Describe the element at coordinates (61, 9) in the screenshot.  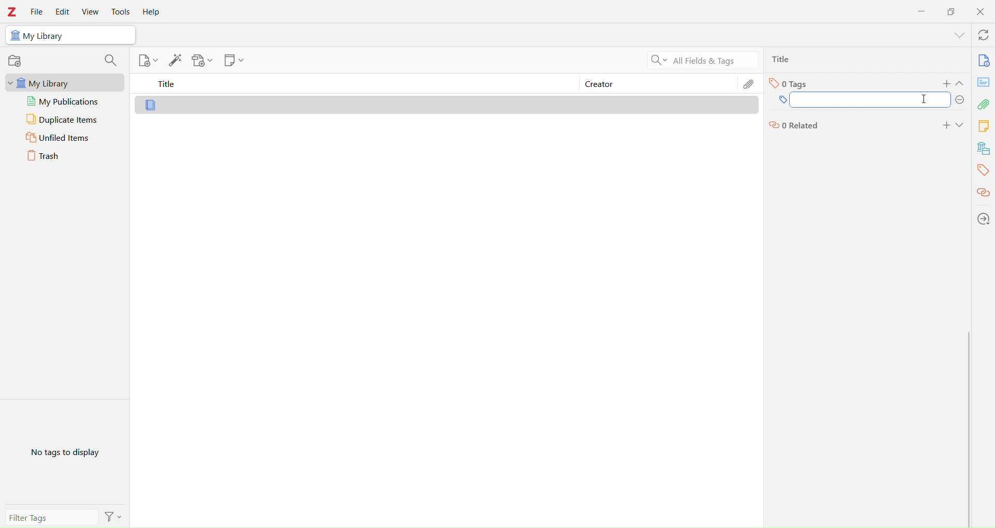
I see `Edit` at that location.